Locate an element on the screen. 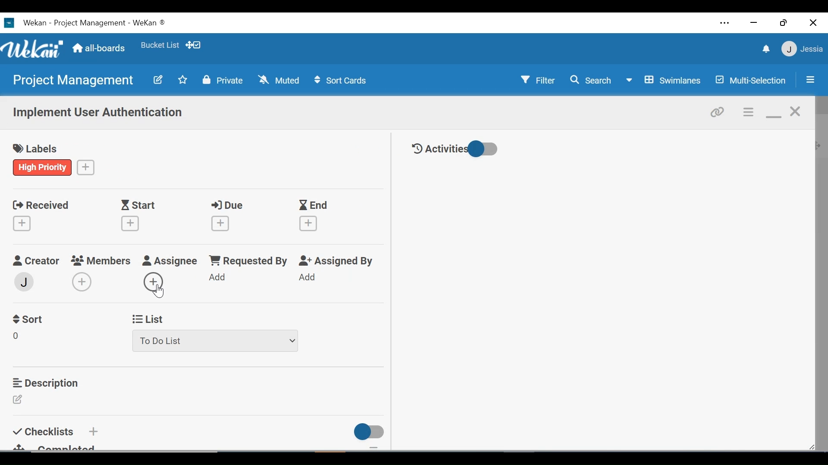  Edit is located at coordinates (20, 400).